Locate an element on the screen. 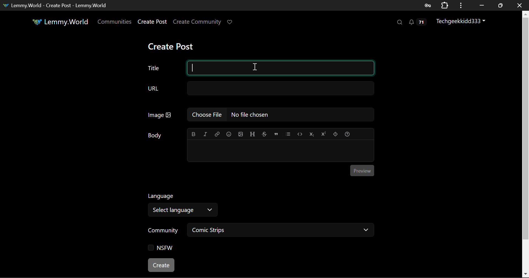  link is located at coordinates (217, 133).